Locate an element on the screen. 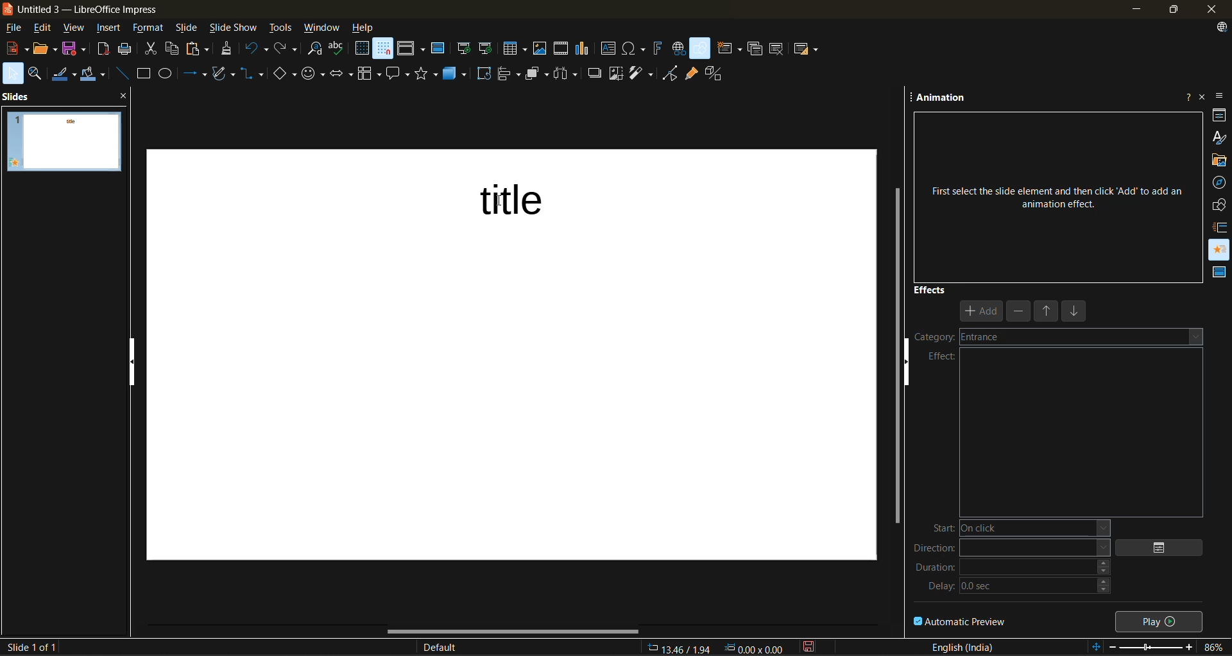 The image size is (1232, 656). First select the slide element and then click ‘Add’ to add an
animation effect. is located at coordinates (1057, 191).